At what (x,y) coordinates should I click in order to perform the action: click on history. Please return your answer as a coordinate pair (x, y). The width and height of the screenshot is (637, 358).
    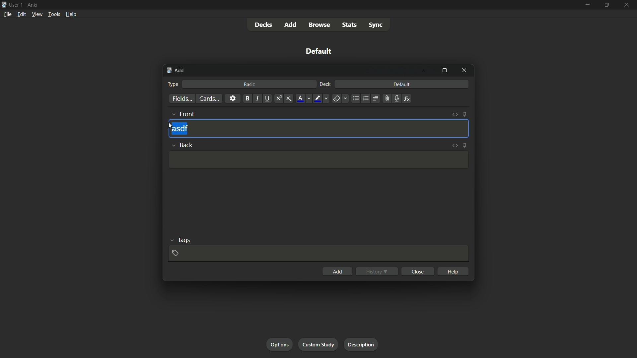
    Looking at the image, I should click on (377, 271).